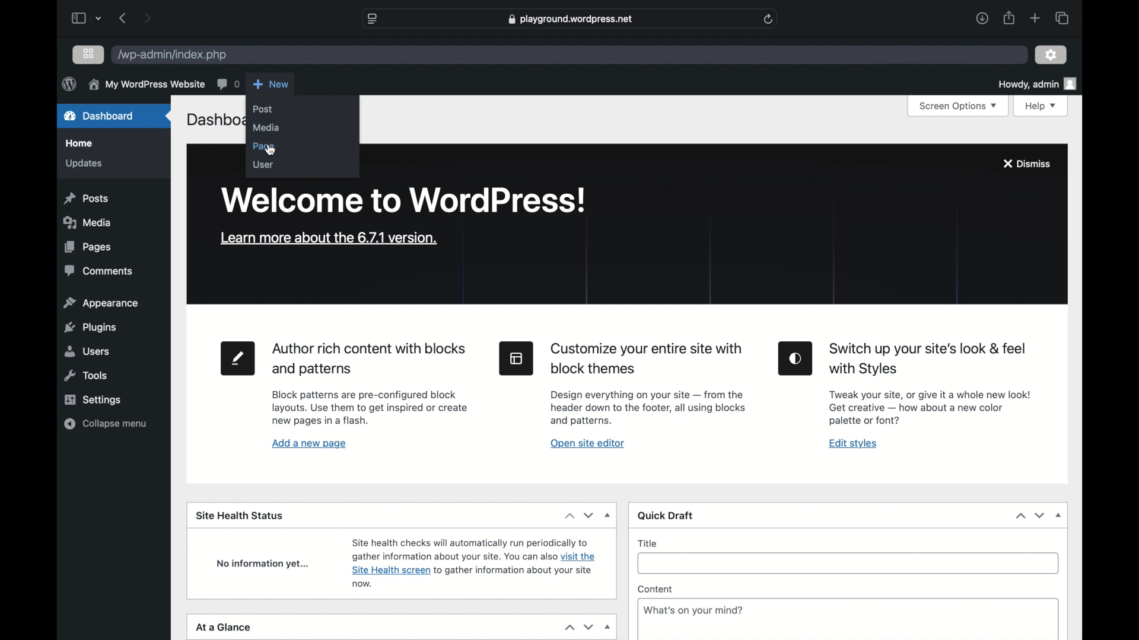  What do you see at coordinates (982, 18) in the screenshot?
I see `downloads` at bounding box center [982, 18].